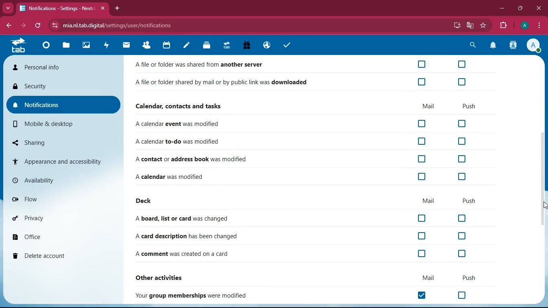 This screenshot has width=548, height=308. What do you see at coordinates (64, 105) in the screenshot?
I see `notifications` at bounding box center [64, 105].